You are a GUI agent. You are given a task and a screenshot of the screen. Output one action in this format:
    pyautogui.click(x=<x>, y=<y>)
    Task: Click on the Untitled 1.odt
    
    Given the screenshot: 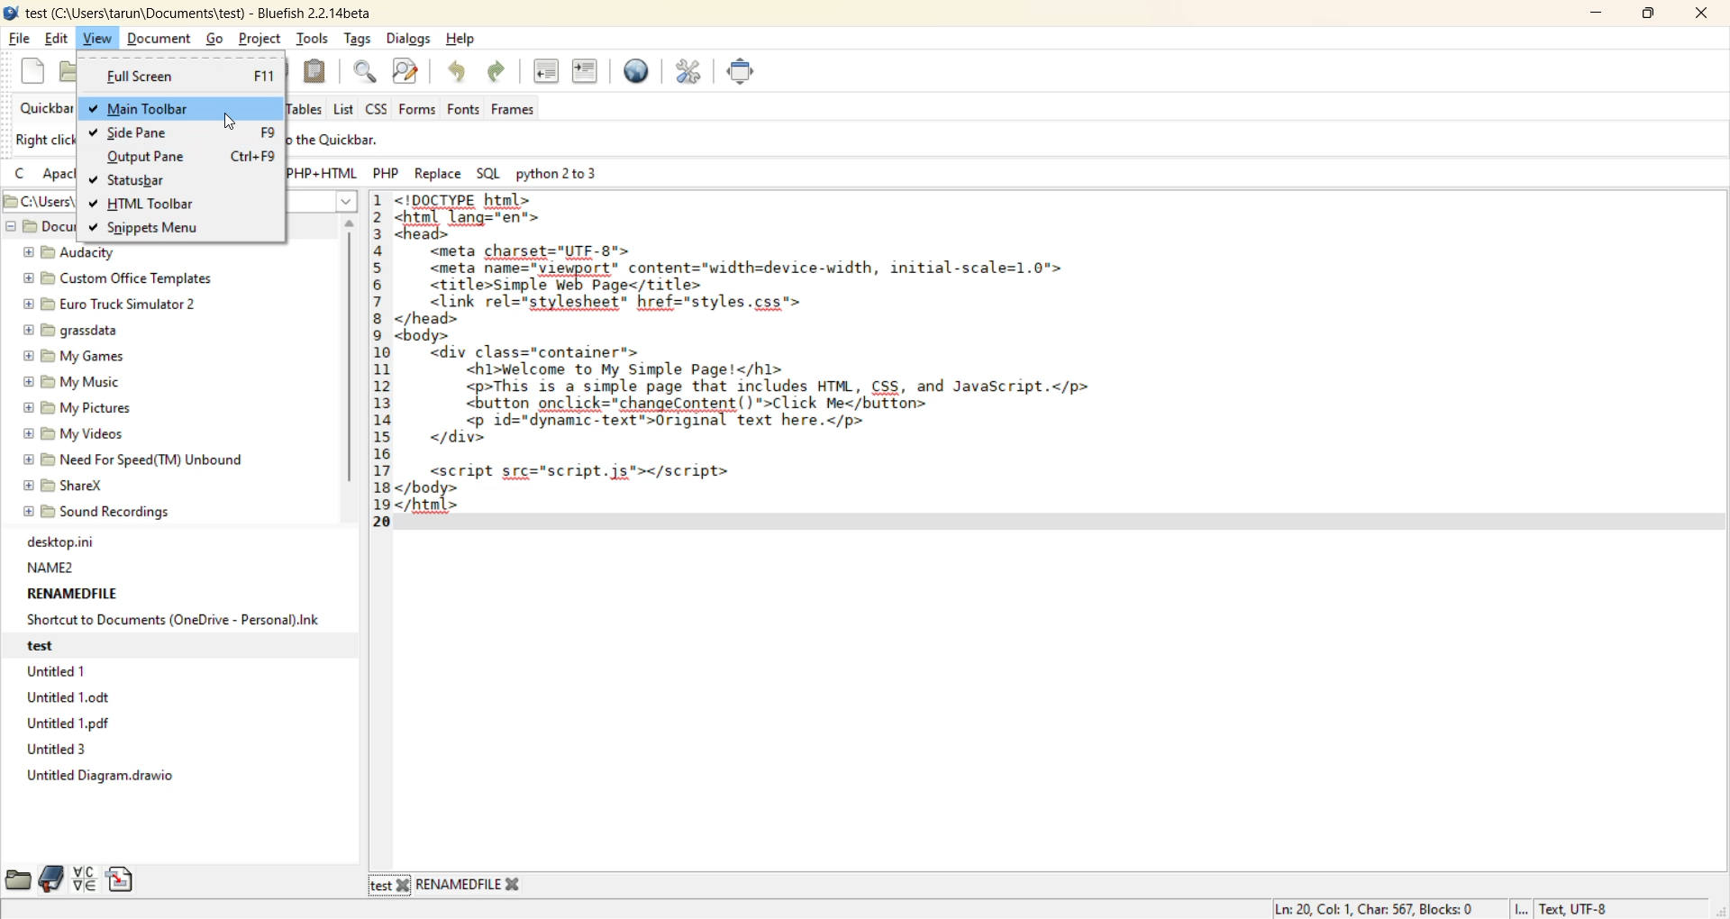 What is the action you would take?
    pyautogui.click(x=73, y=701)
    